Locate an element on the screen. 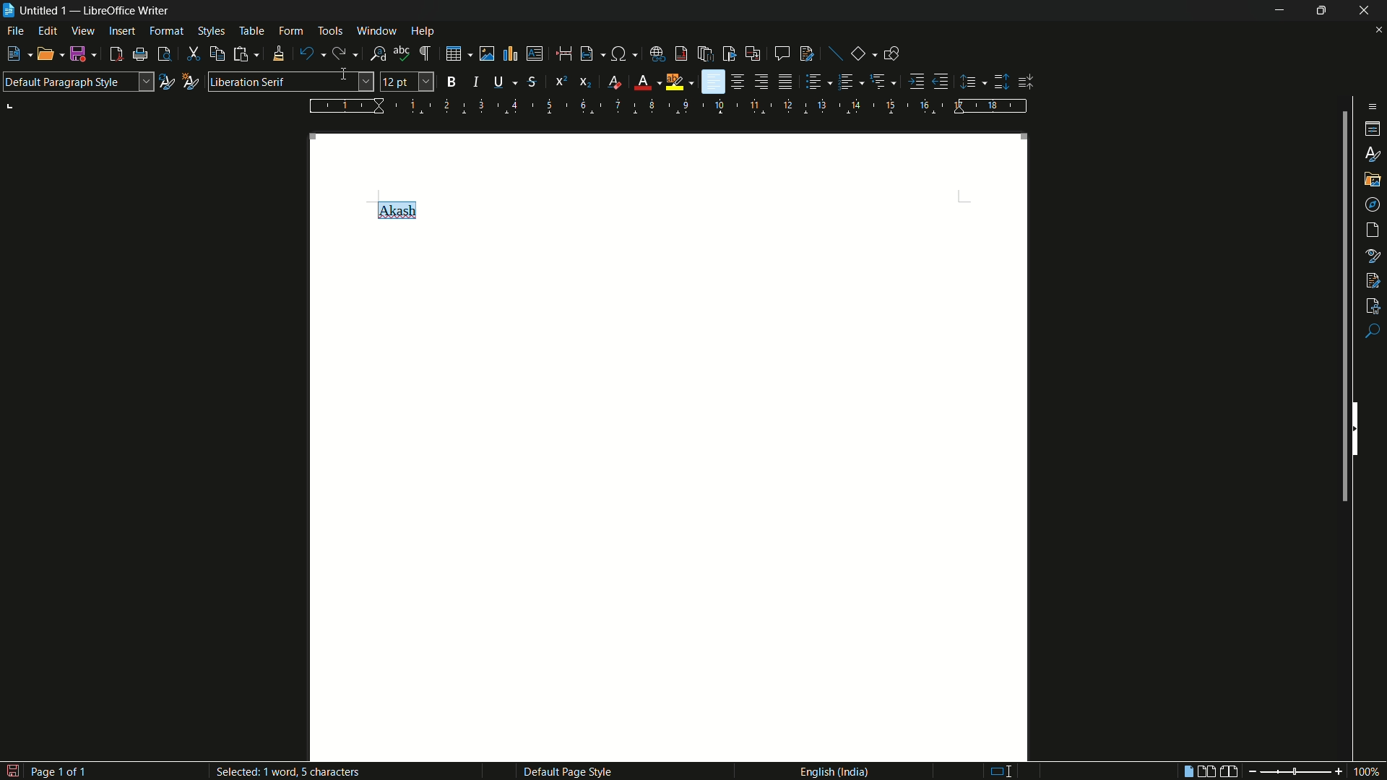 The height and width of the screenshot is (780, 1387). character highlighting color is located at coordinates (675, 82).